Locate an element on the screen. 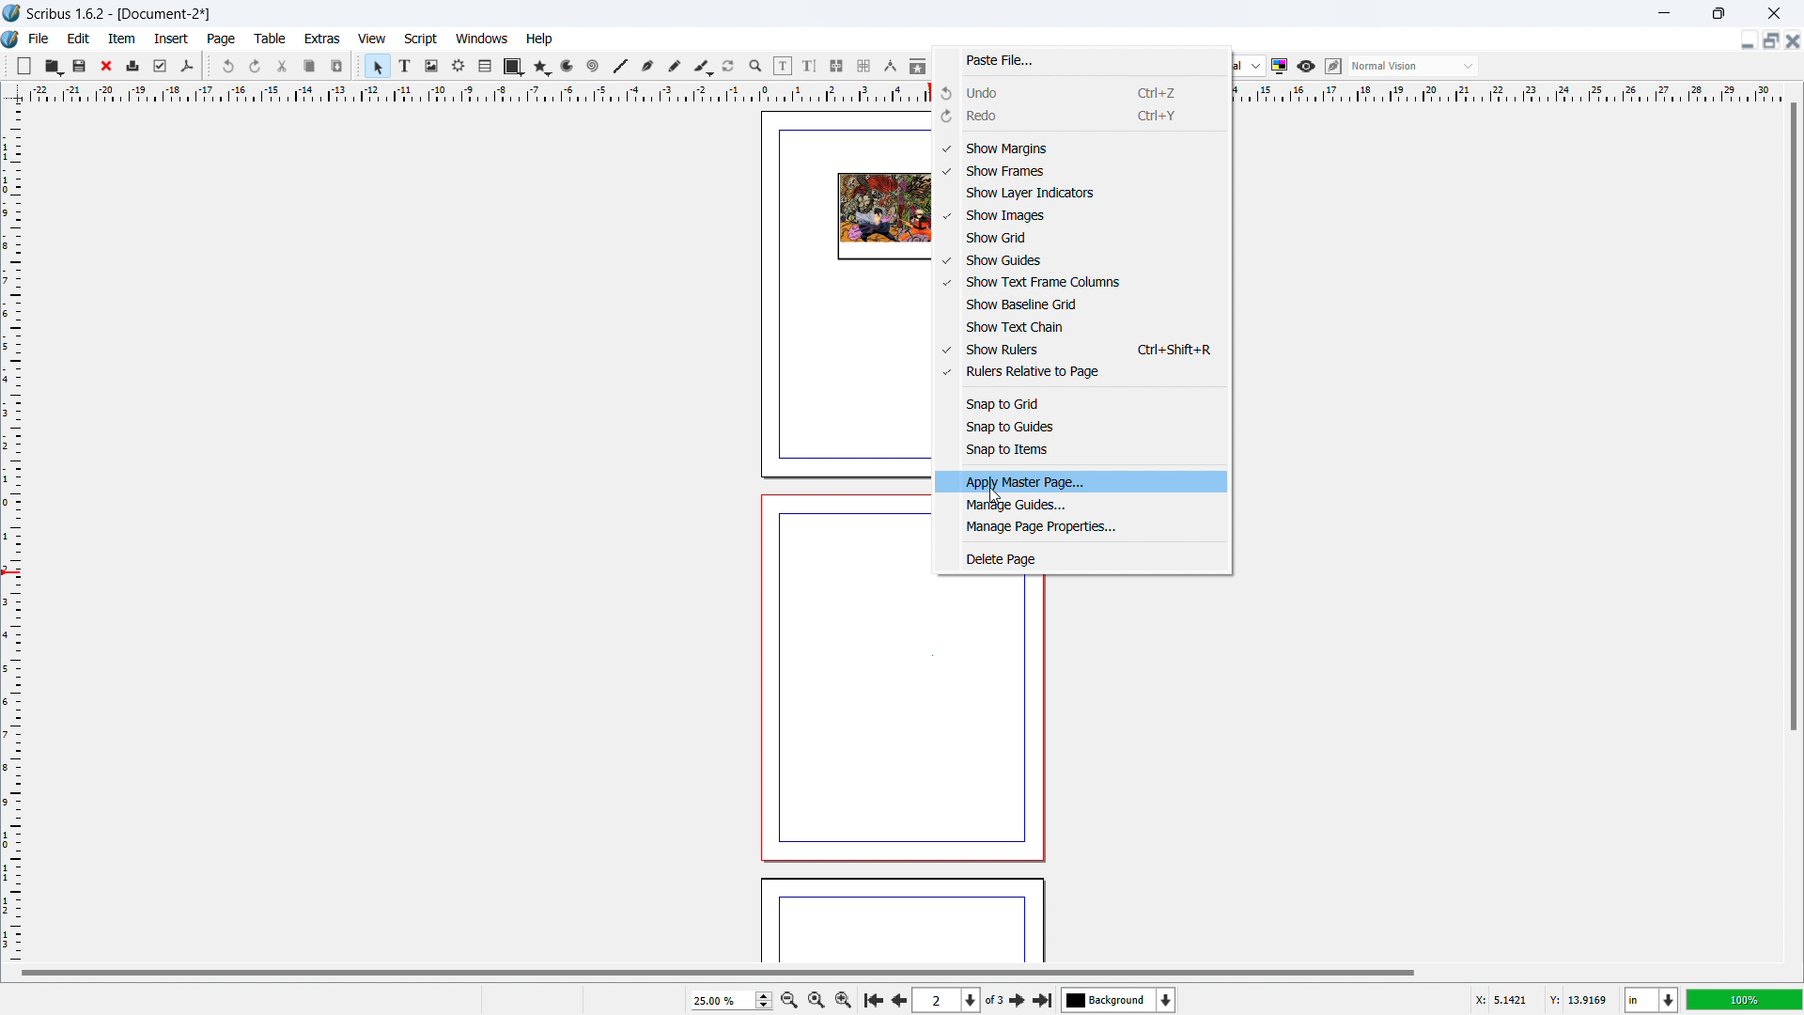 The width and height of the screenshot is (1804, 1015). show text frame columns toggle is located at coordinates (1082, 282).